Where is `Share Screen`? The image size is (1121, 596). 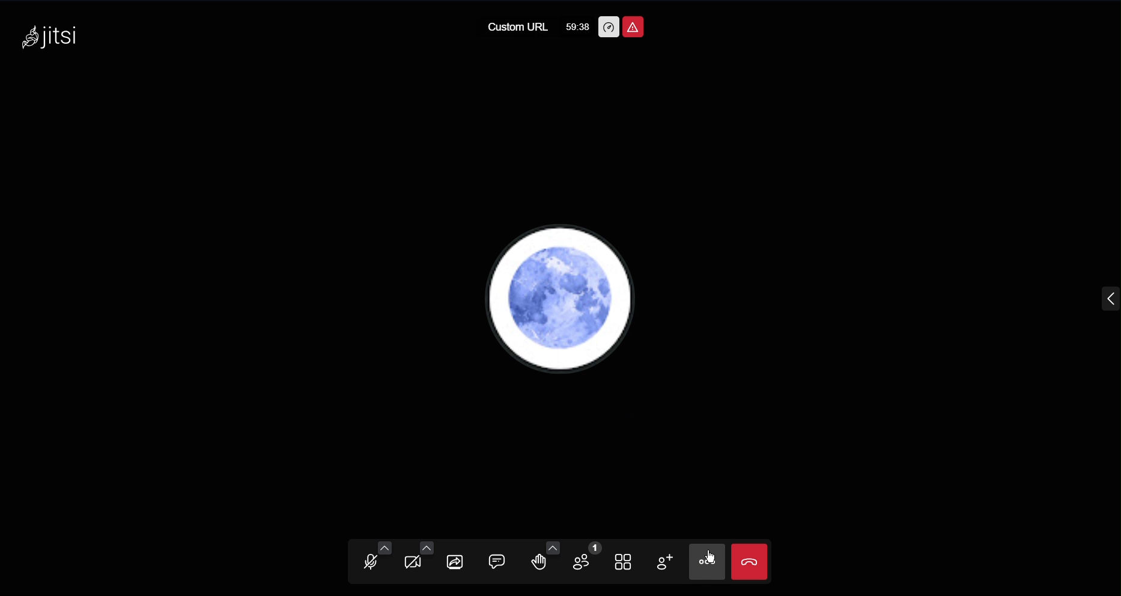
Share Screen is located at coordinates (458, 562).